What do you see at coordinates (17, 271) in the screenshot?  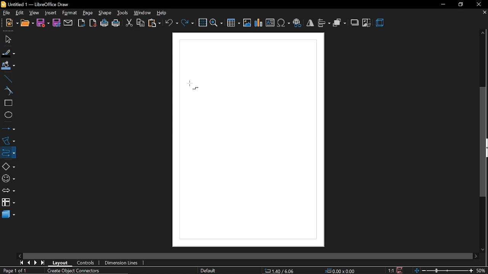 I see `Page 1 of 1` at bounding box center [17, 271].